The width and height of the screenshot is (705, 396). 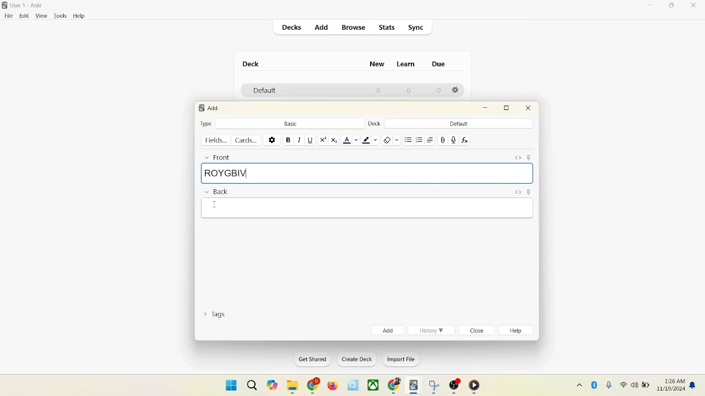 What do you see at coordinates (217, 140) in the screenshot?
I see `fields` at bounding box center [217, 140].